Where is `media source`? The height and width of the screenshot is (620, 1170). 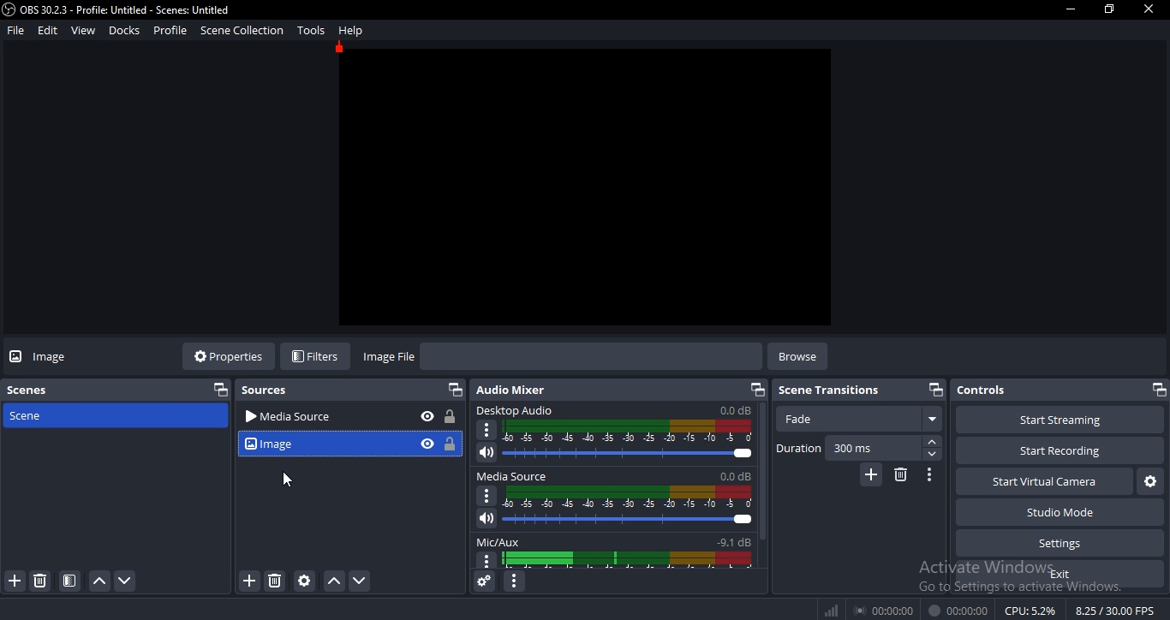
media source is located at coordinates (322, 418).